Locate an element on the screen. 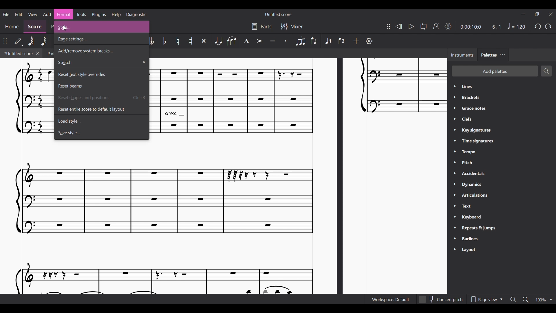  Parts settings is located at coordinates (261, 26).